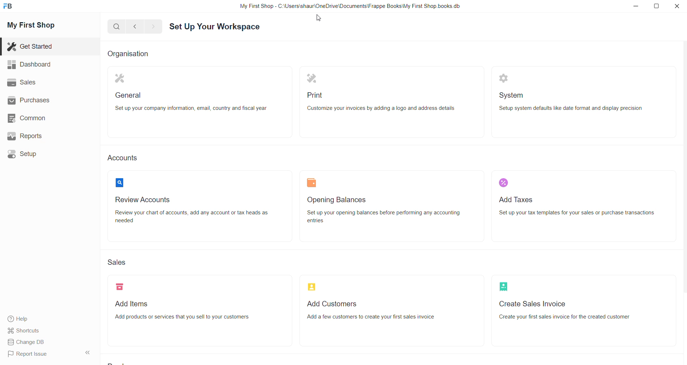 This screenshot has width=687, height=365. What do you see at coordinates (130, 55) in the screenshot?
I see `Organisation` at bounding box center [130, 55].